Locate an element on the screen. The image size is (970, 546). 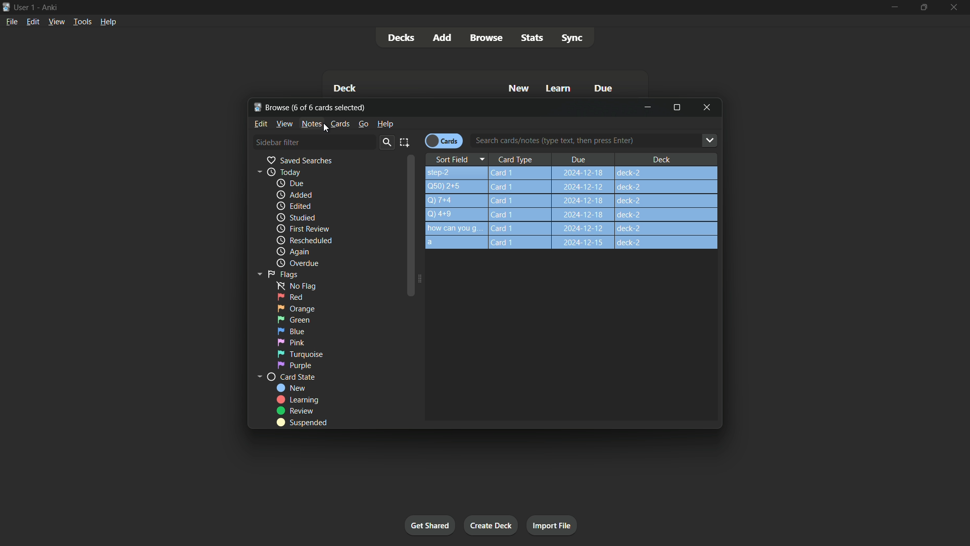
stats is located at coordinates (534, 37).